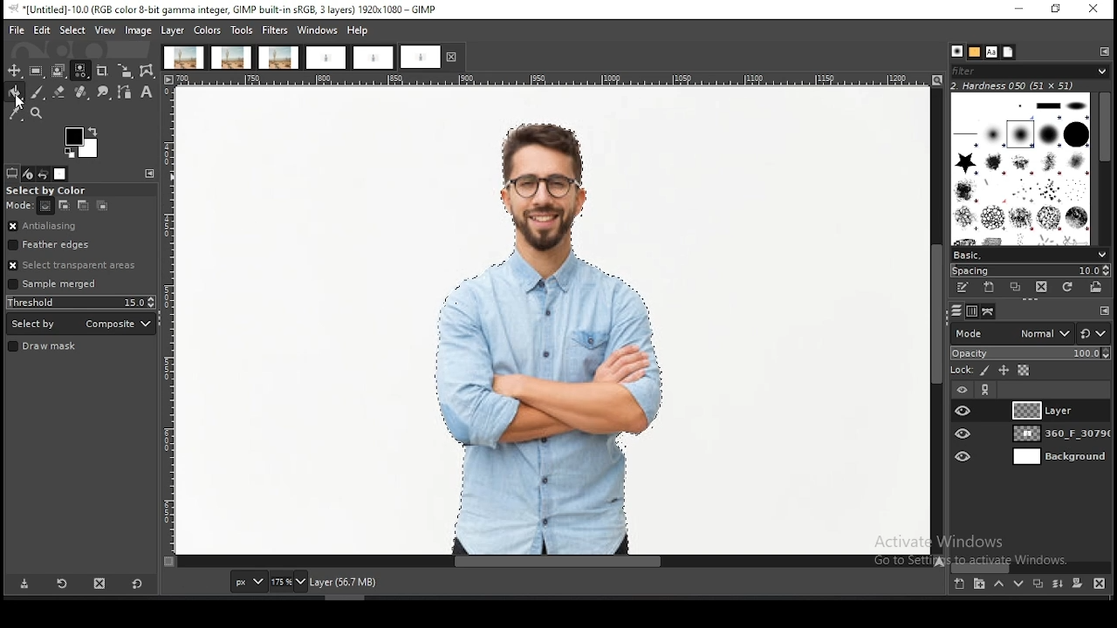 Image resolution: width=1117 pixels, height=628 pixels. I want to click on zoom status, so click(290, 583).